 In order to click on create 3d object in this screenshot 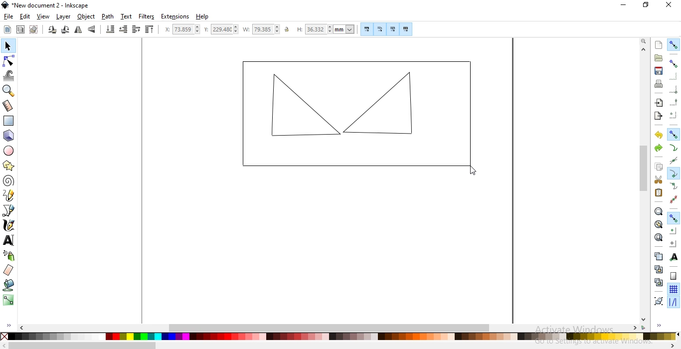, I will do `click(9, 136)`.